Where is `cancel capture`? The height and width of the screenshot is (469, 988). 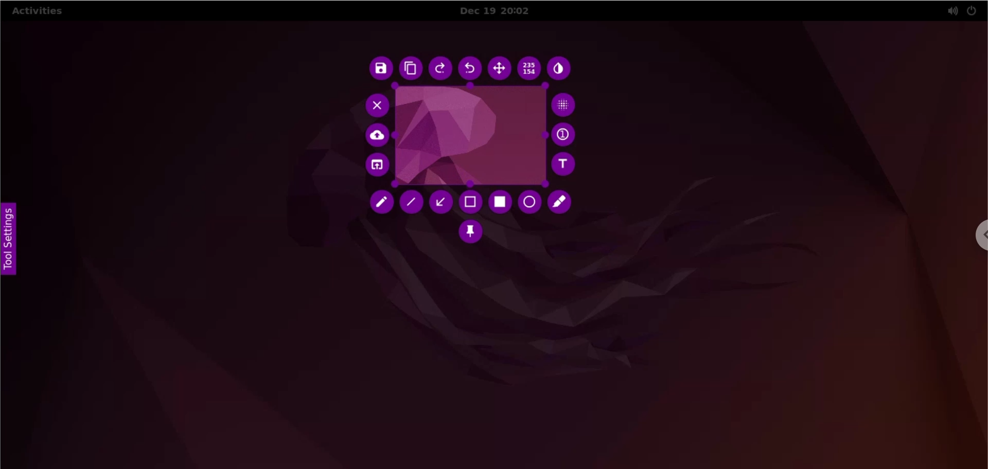 cancel capture is located at coordinates (377, 105).